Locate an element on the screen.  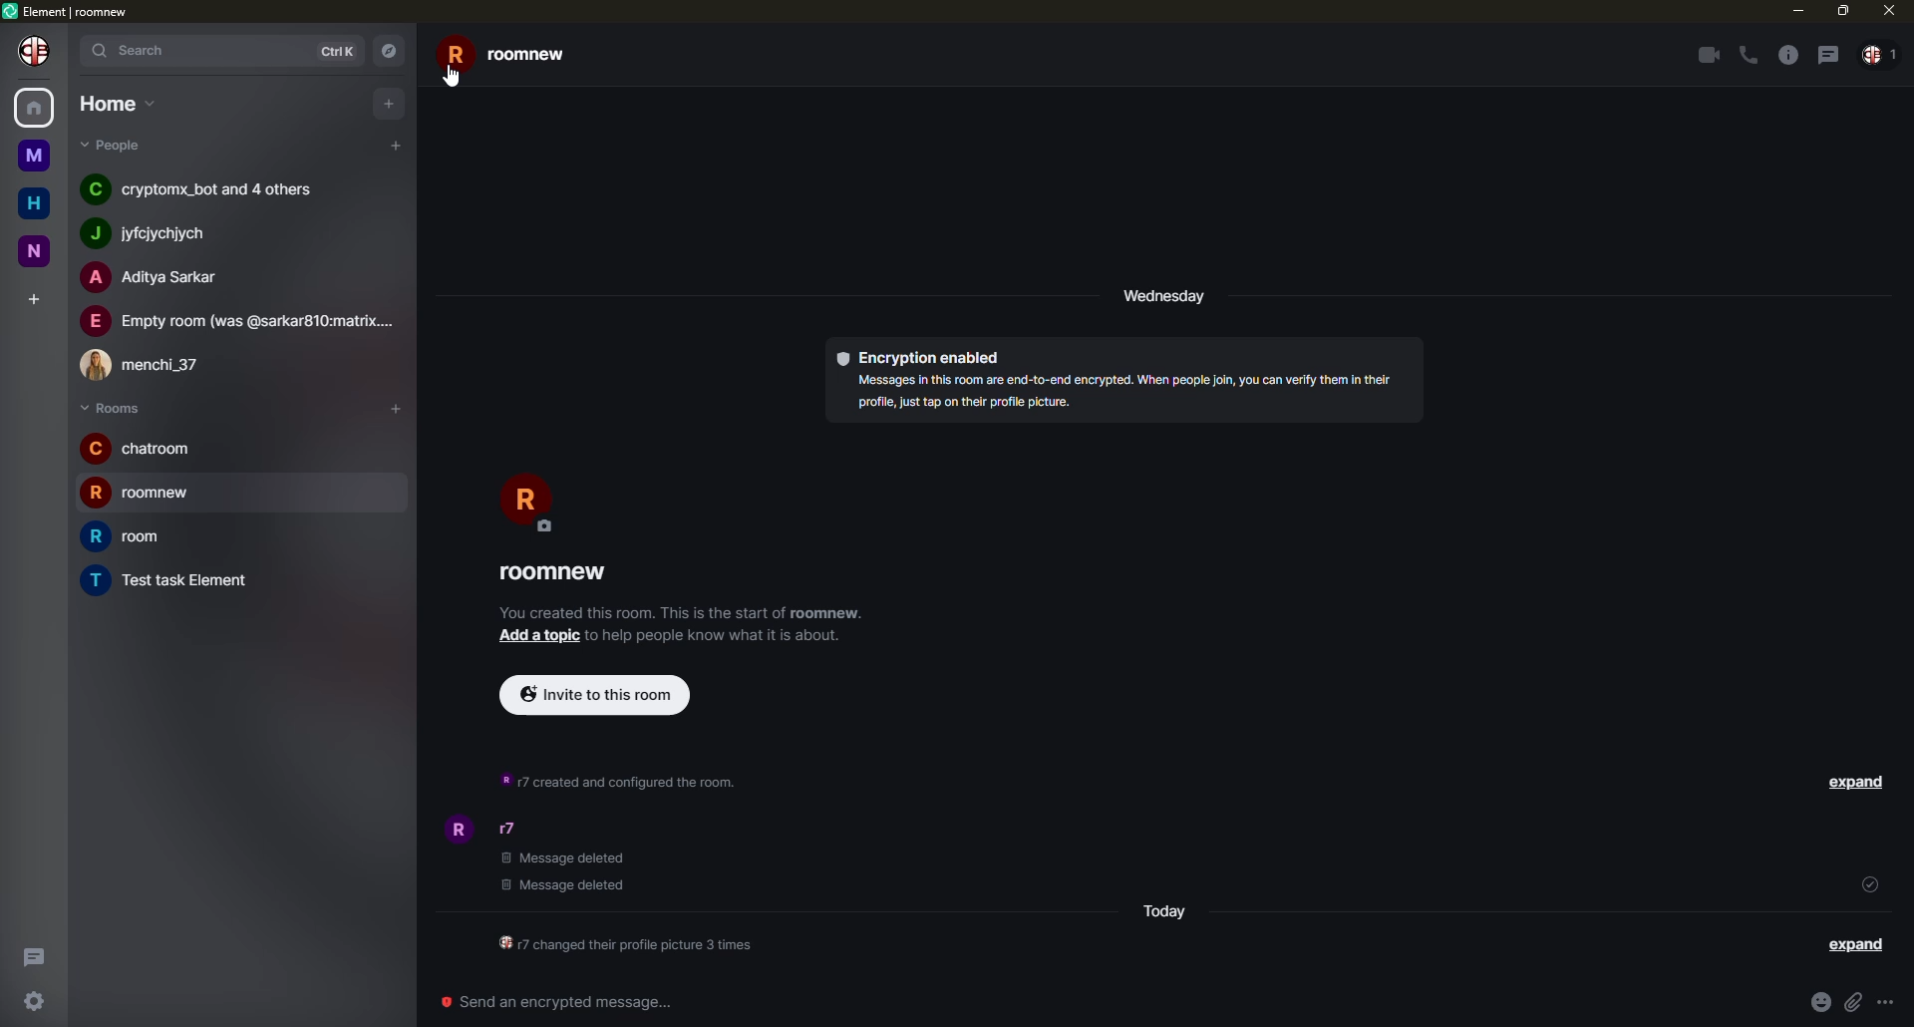
close is located at coordinates (1886, 10).